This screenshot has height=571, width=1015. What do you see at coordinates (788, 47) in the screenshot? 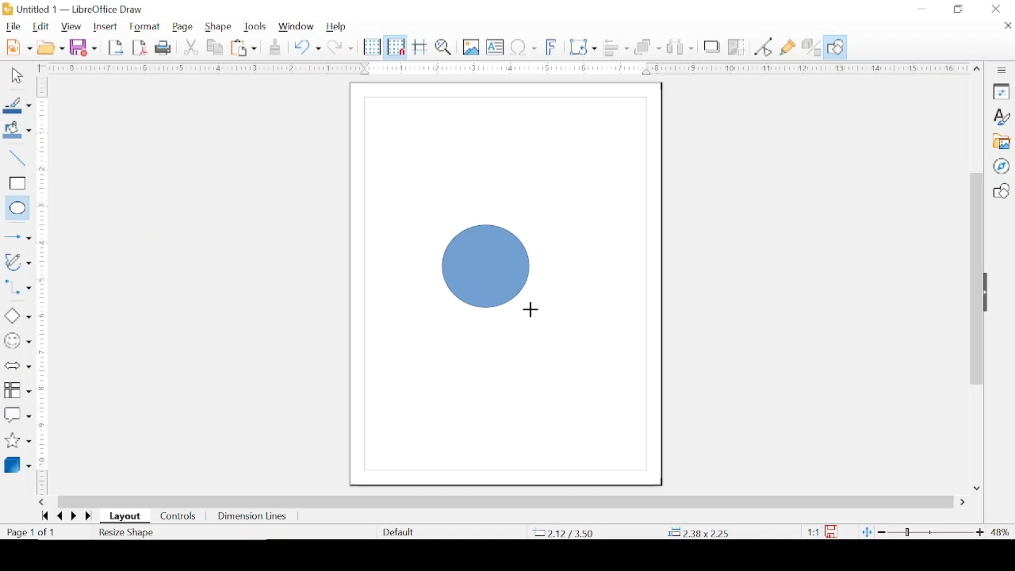
I see `show gluepoint functions` at bounding box center [788, 47].